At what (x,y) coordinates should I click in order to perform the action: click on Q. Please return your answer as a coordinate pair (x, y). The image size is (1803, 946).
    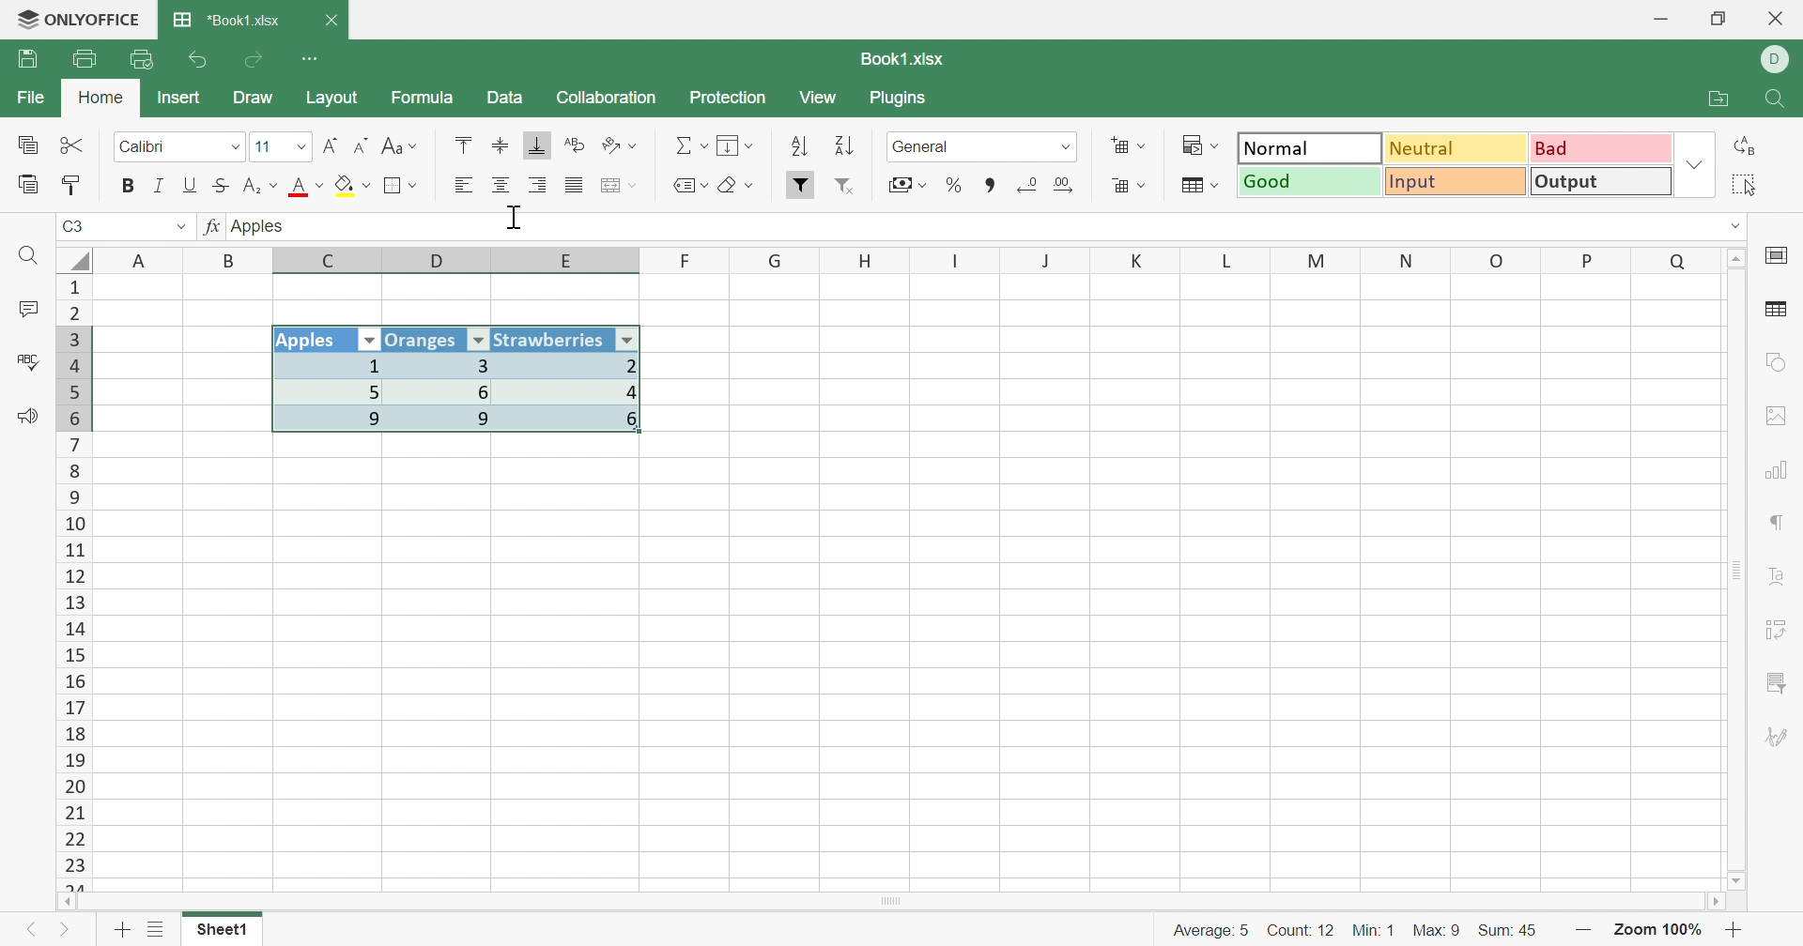
    Looking at the image, I should click on (1677, 259).